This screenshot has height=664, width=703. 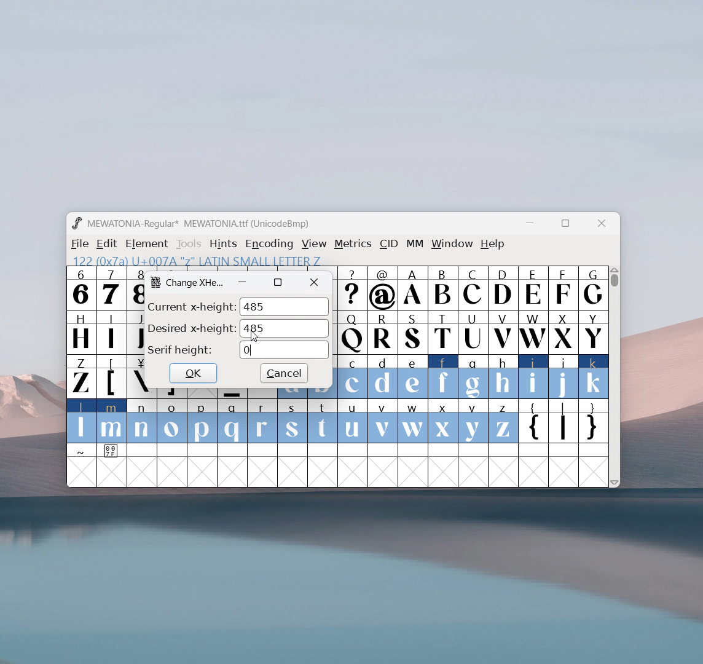 What do you see at coordinates (353, 244) in the screenshot?
I see `metrics` at bounding box center [353, 244].